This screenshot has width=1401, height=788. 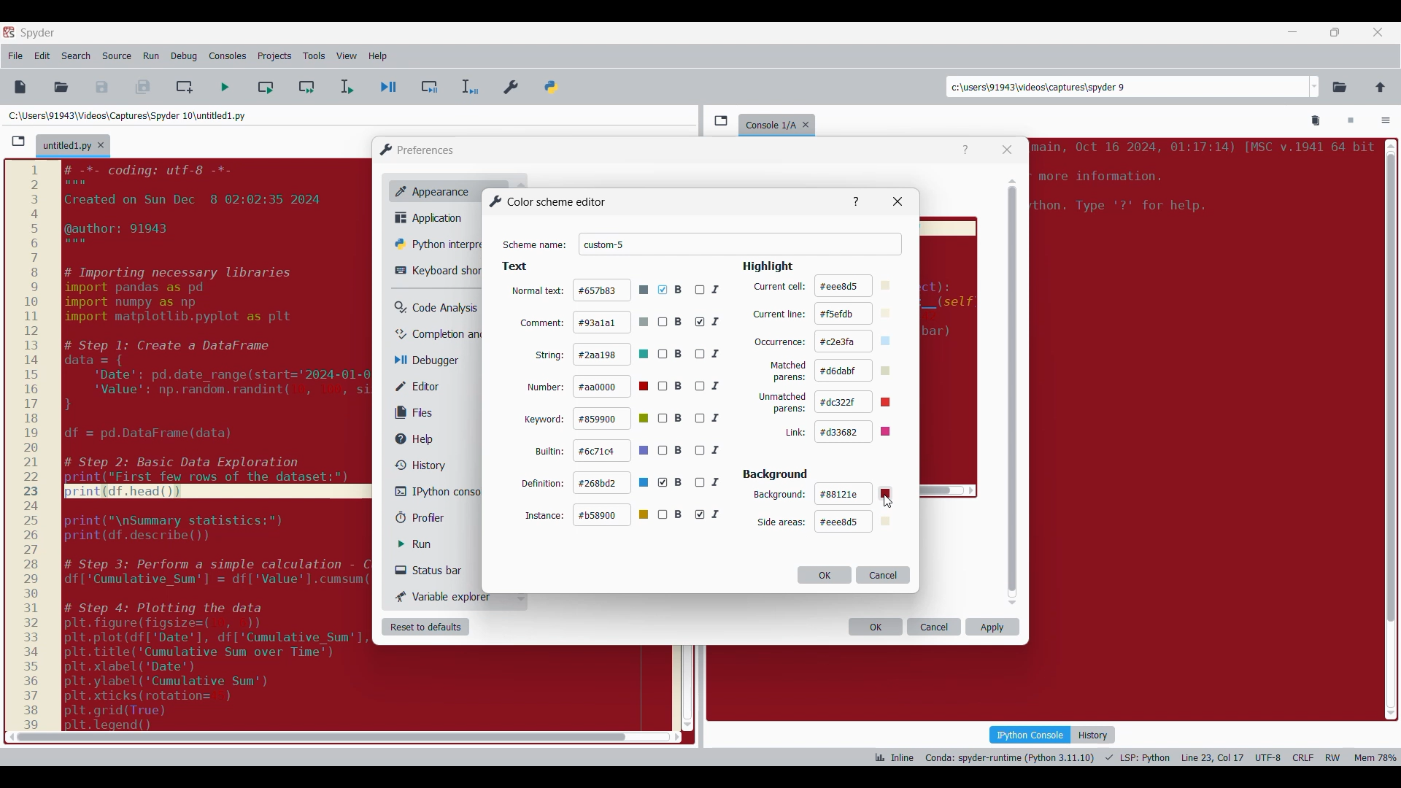 I want to click on Respective section title, so click(x=649, y=267).